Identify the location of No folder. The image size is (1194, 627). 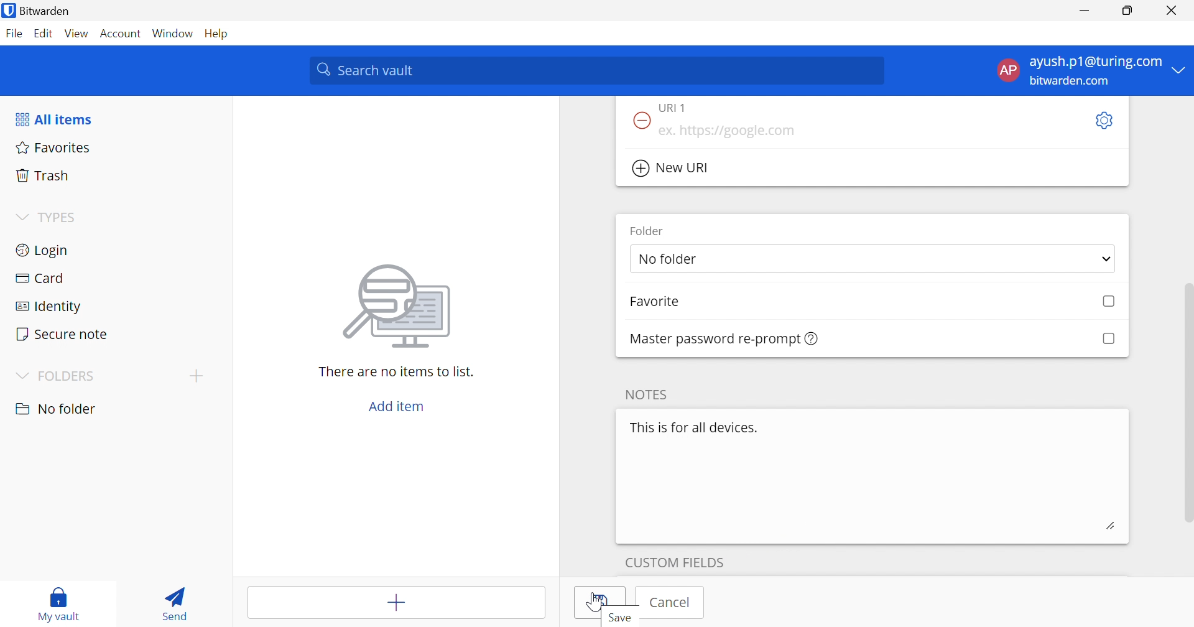
(670, 260).